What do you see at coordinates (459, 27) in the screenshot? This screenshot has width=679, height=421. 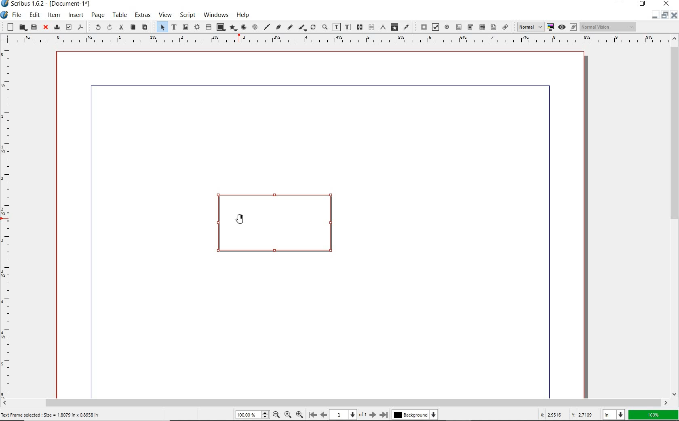 I see `pdf text field` at bounding box center [459, 27].